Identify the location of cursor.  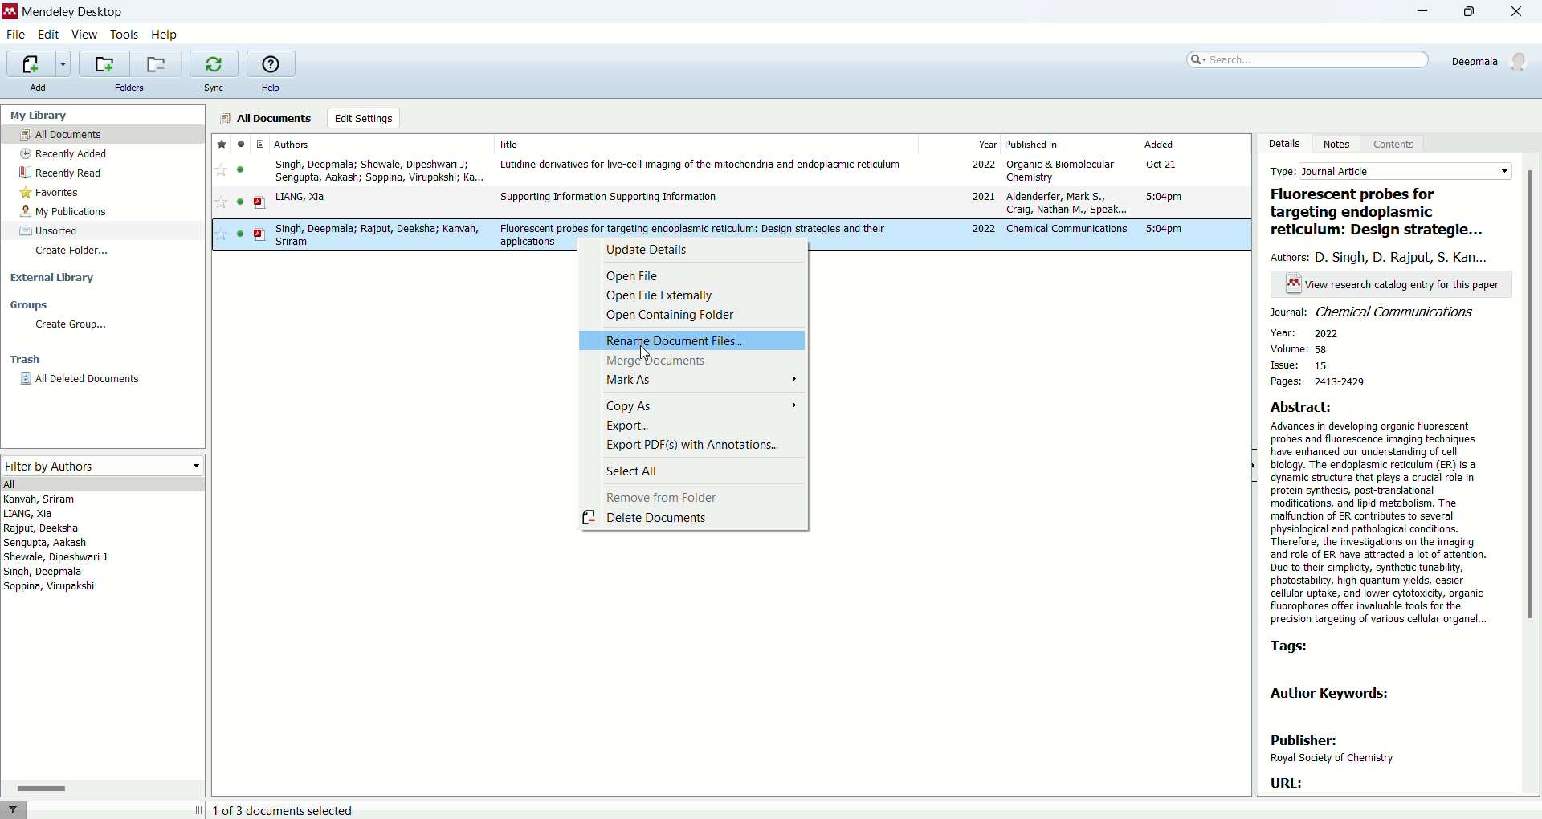
(643, 350).